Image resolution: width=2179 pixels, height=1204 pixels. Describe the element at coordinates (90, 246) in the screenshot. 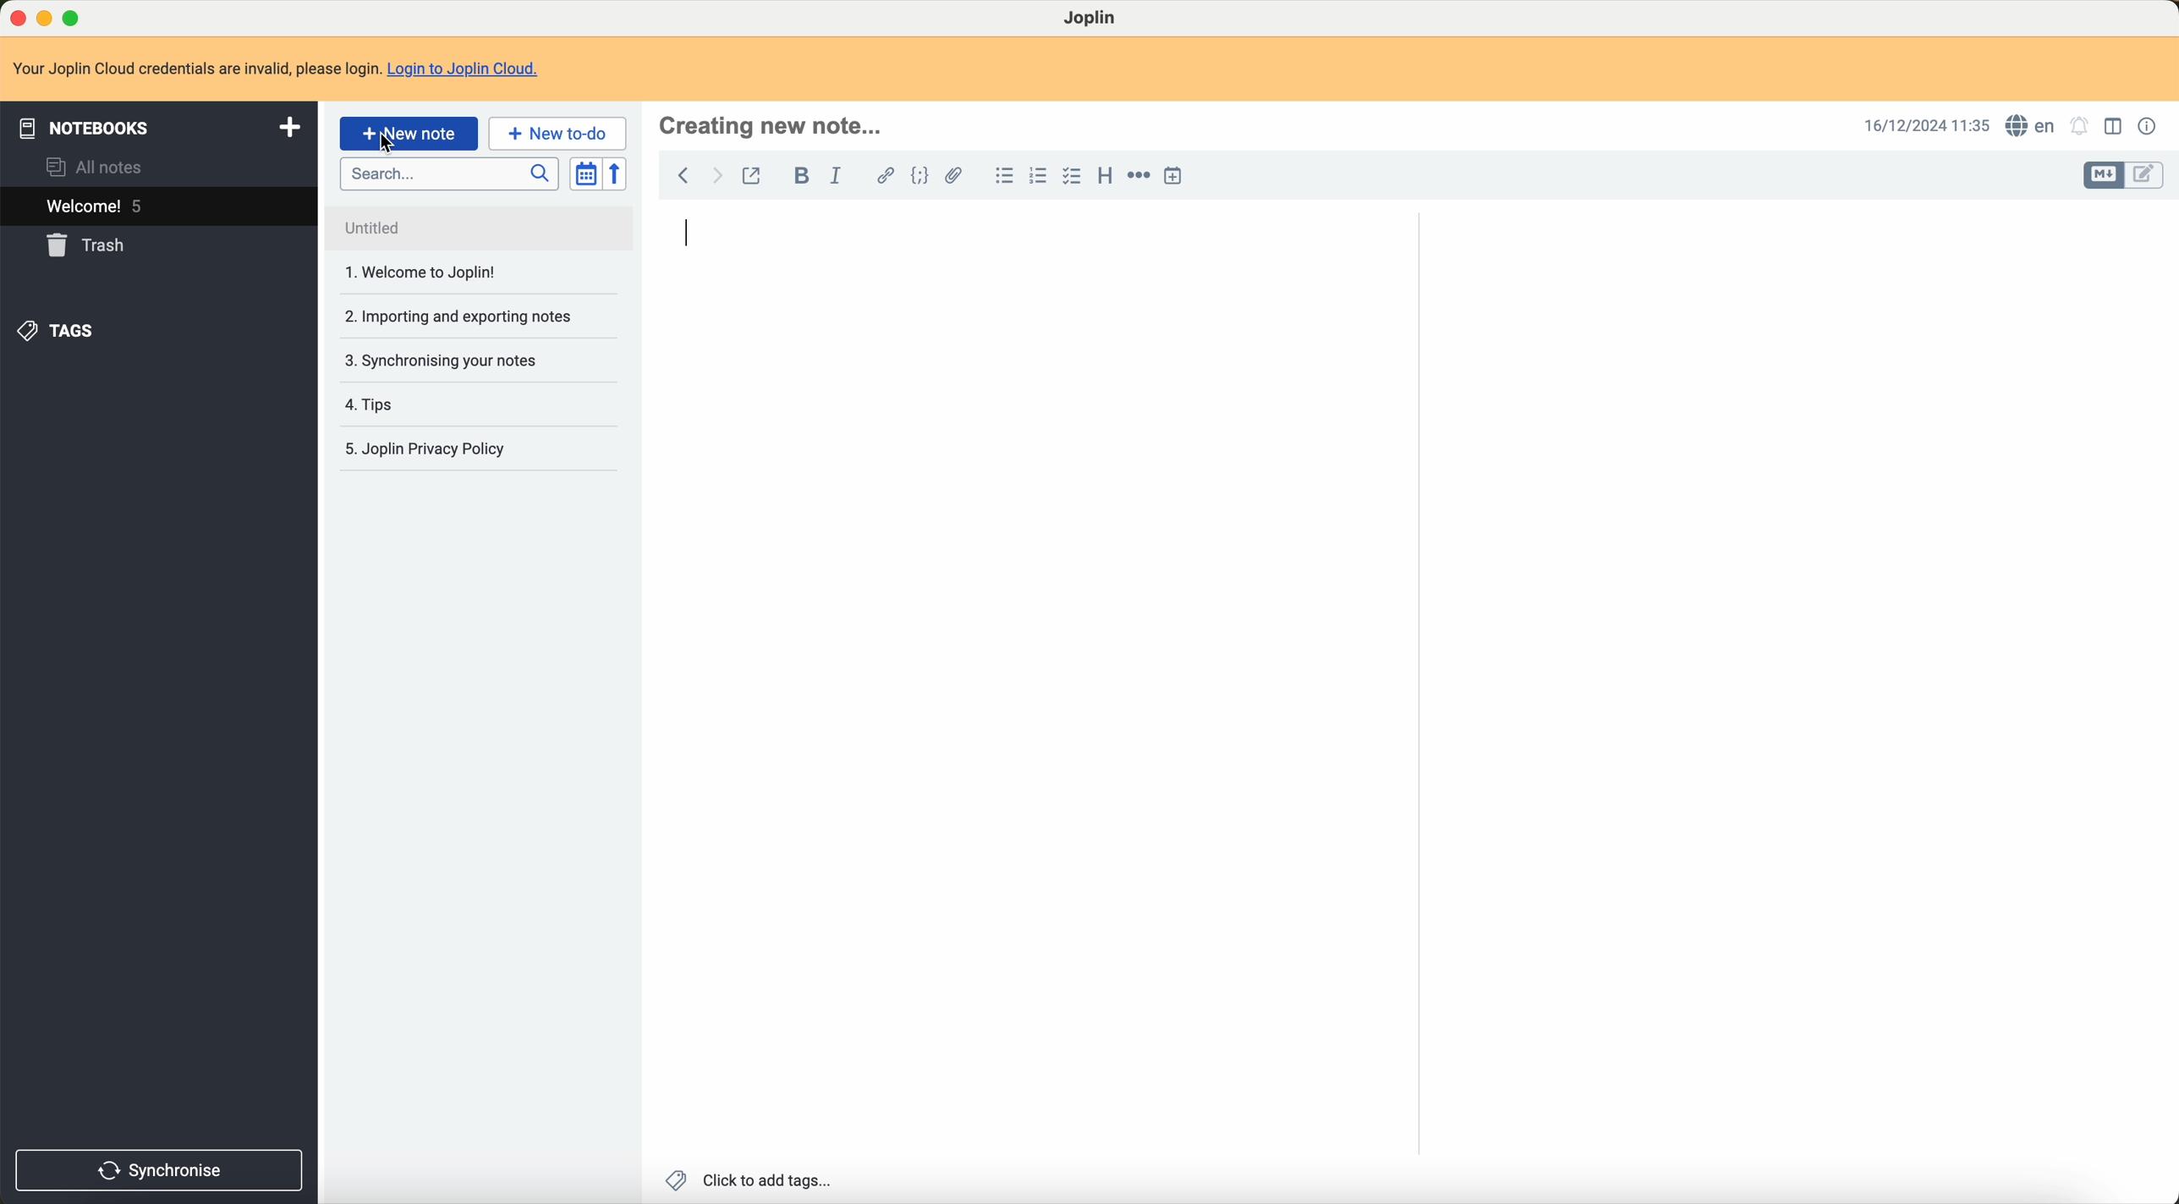

I see `trash` at that location.